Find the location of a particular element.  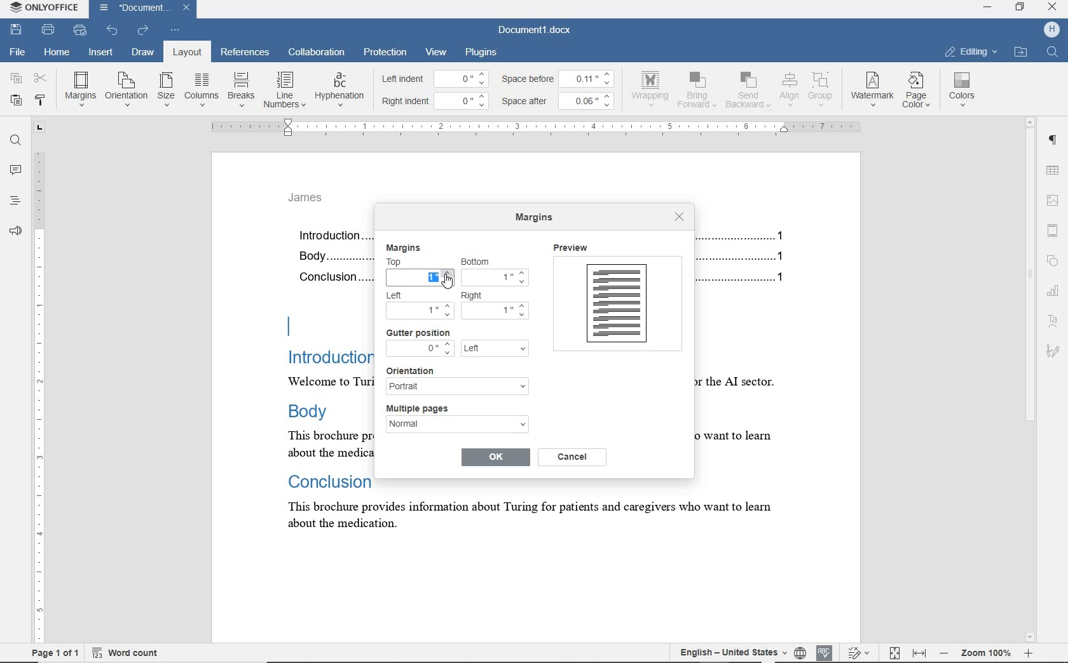

text art is located at coordinates (1053, 323).